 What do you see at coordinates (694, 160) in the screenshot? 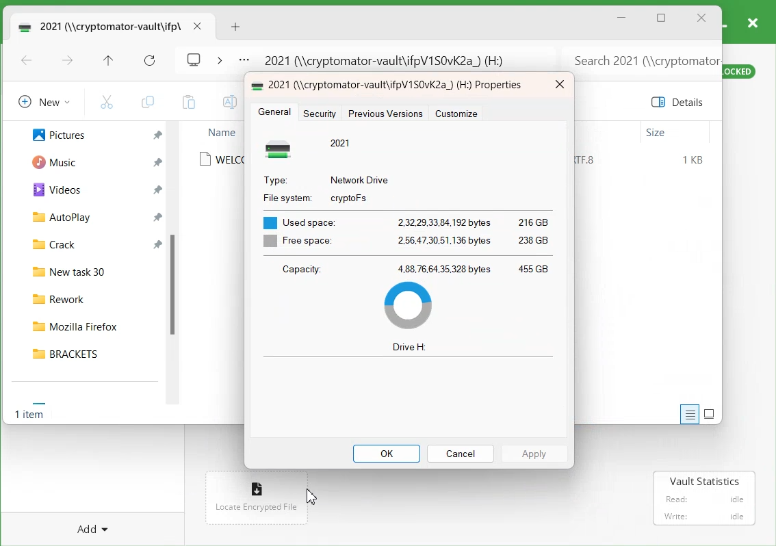
I see `1 KB` at bounding box center [694, 160].